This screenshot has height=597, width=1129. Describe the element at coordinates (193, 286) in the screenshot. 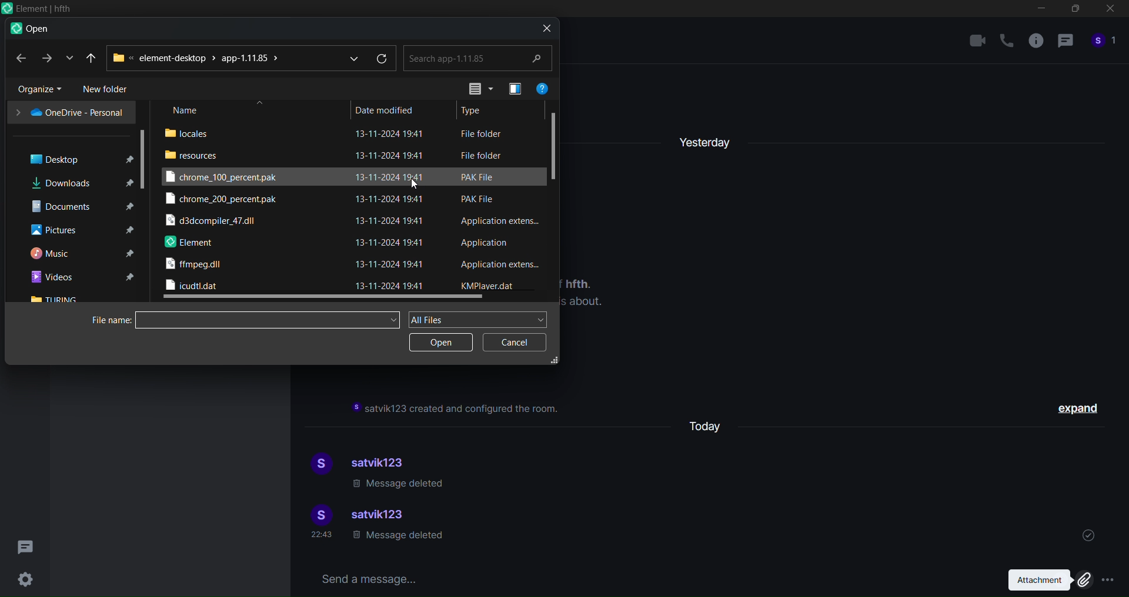

I see `icudtl dll` at that location.